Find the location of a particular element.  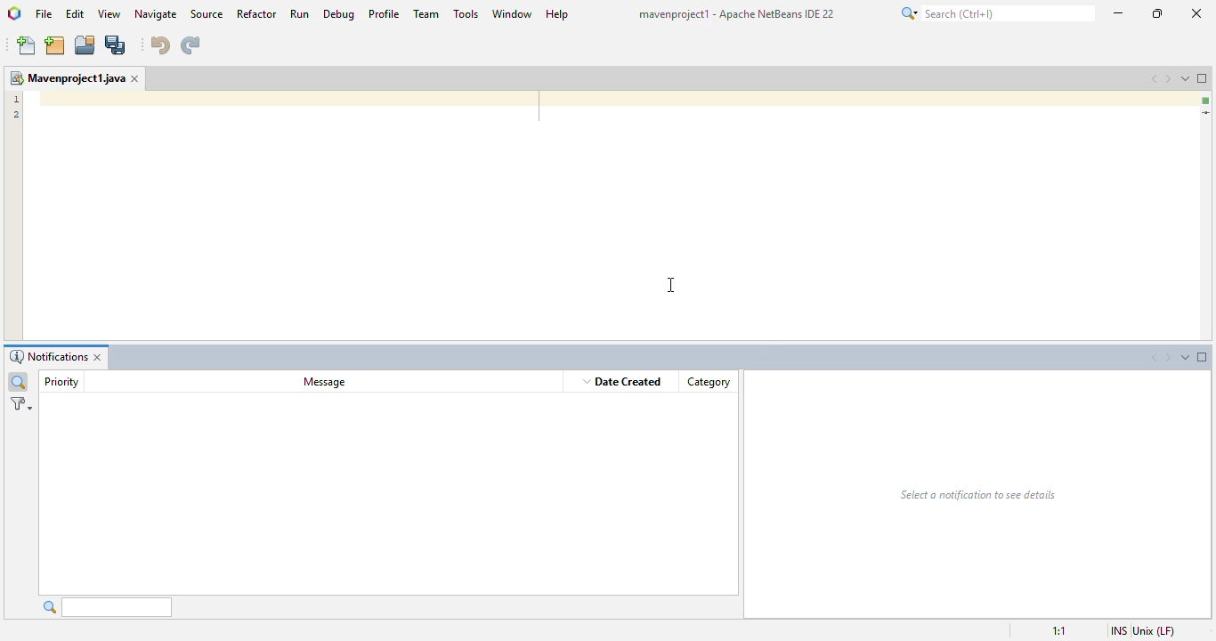

window is located at coordinates (513, 13).